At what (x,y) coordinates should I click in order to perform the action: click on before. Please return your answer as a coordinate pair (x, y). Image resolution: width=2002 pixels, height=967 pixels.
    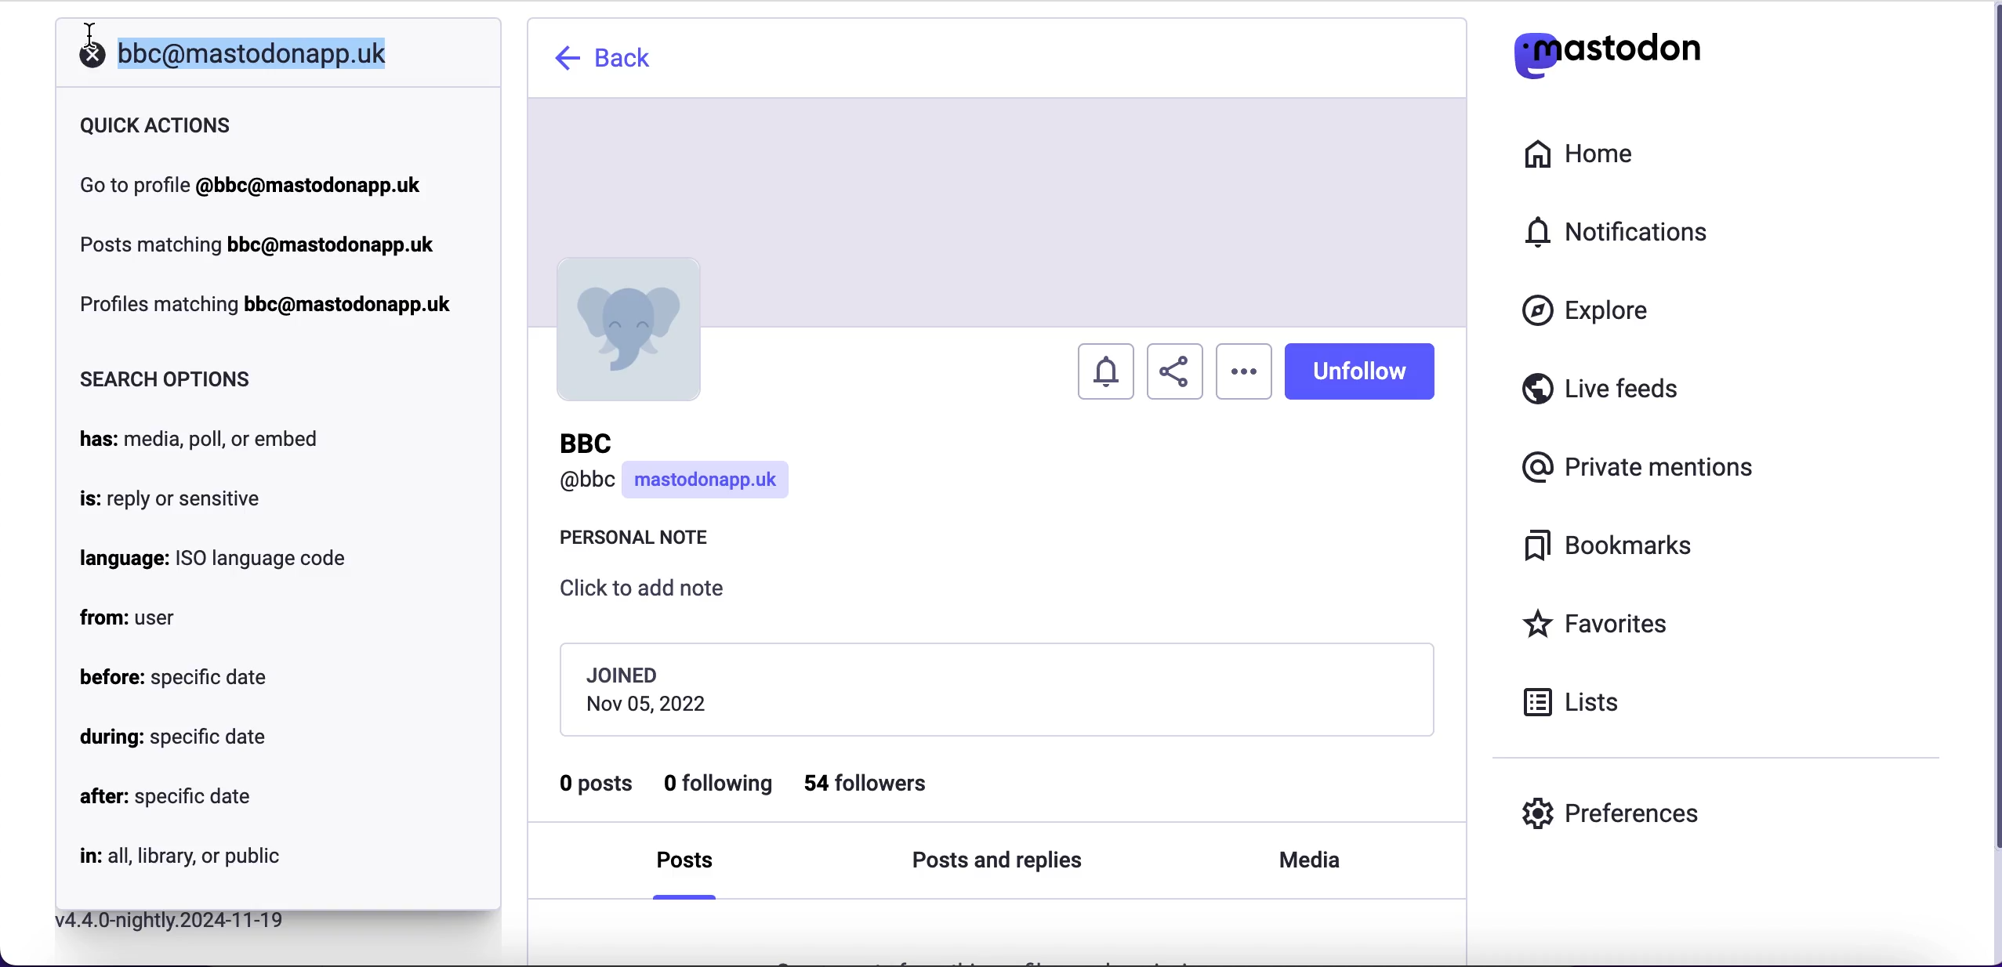
    Looking at the image, I should click on (174, 676).